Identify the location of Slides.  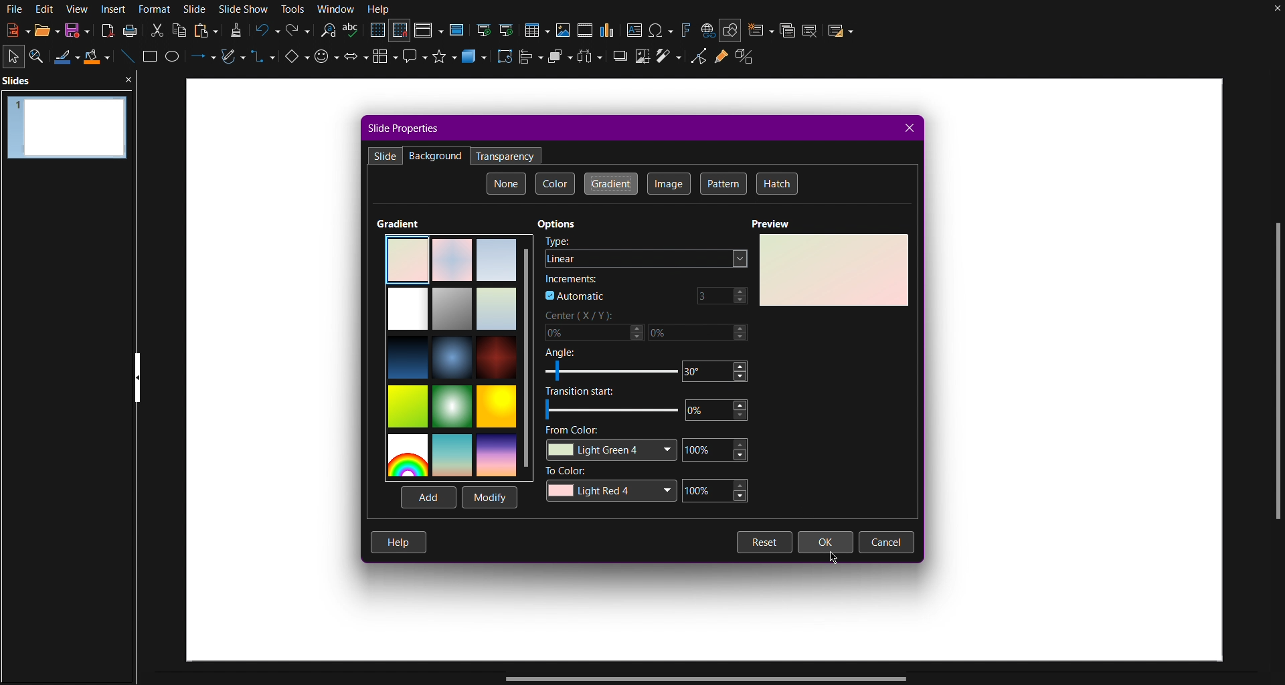
(21, 80).